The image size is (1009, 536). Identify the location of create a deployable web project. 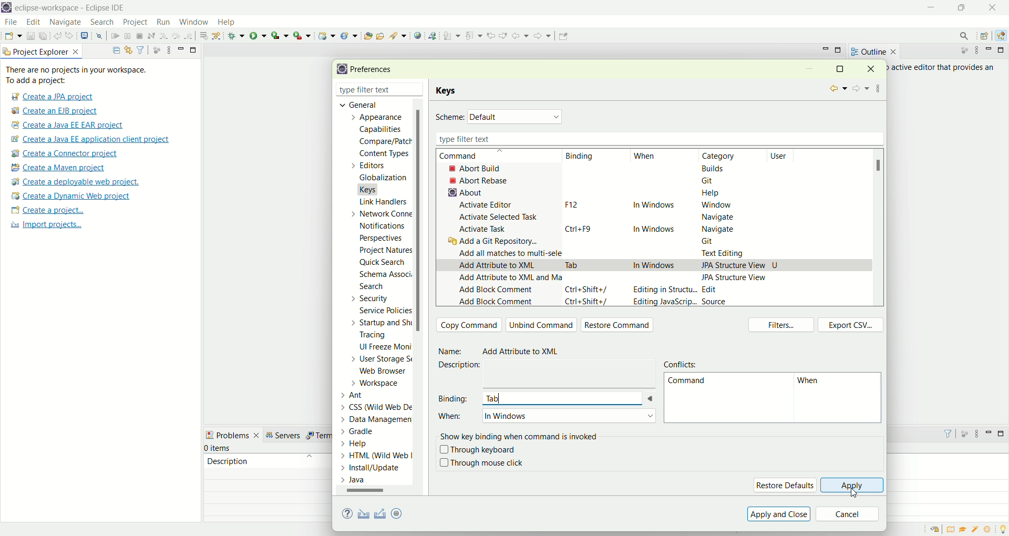
(76, 182).